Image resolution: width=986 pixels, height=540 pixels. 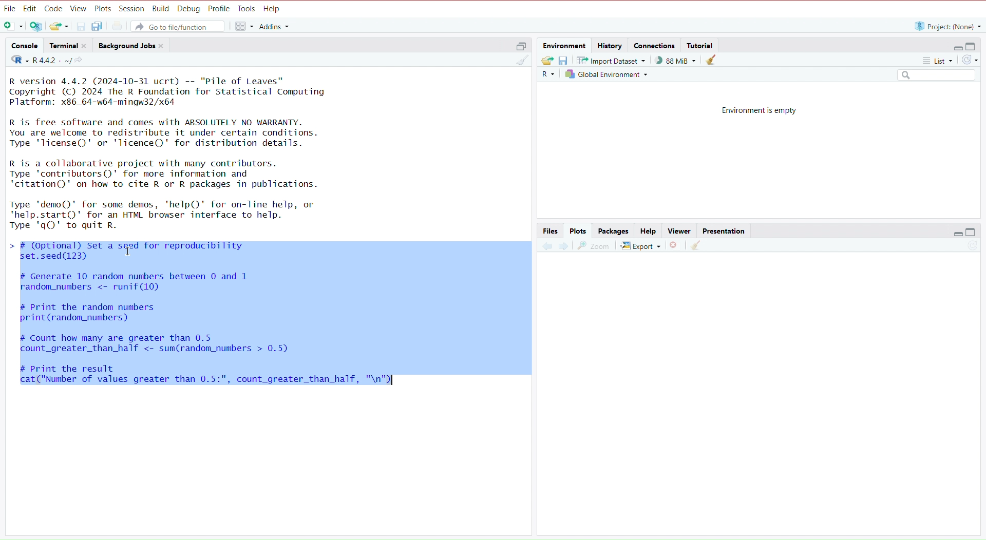 What do you see at coordinates (594, 246) in the screenshot?
I see `Zoom` at bounding box center [594, 246].